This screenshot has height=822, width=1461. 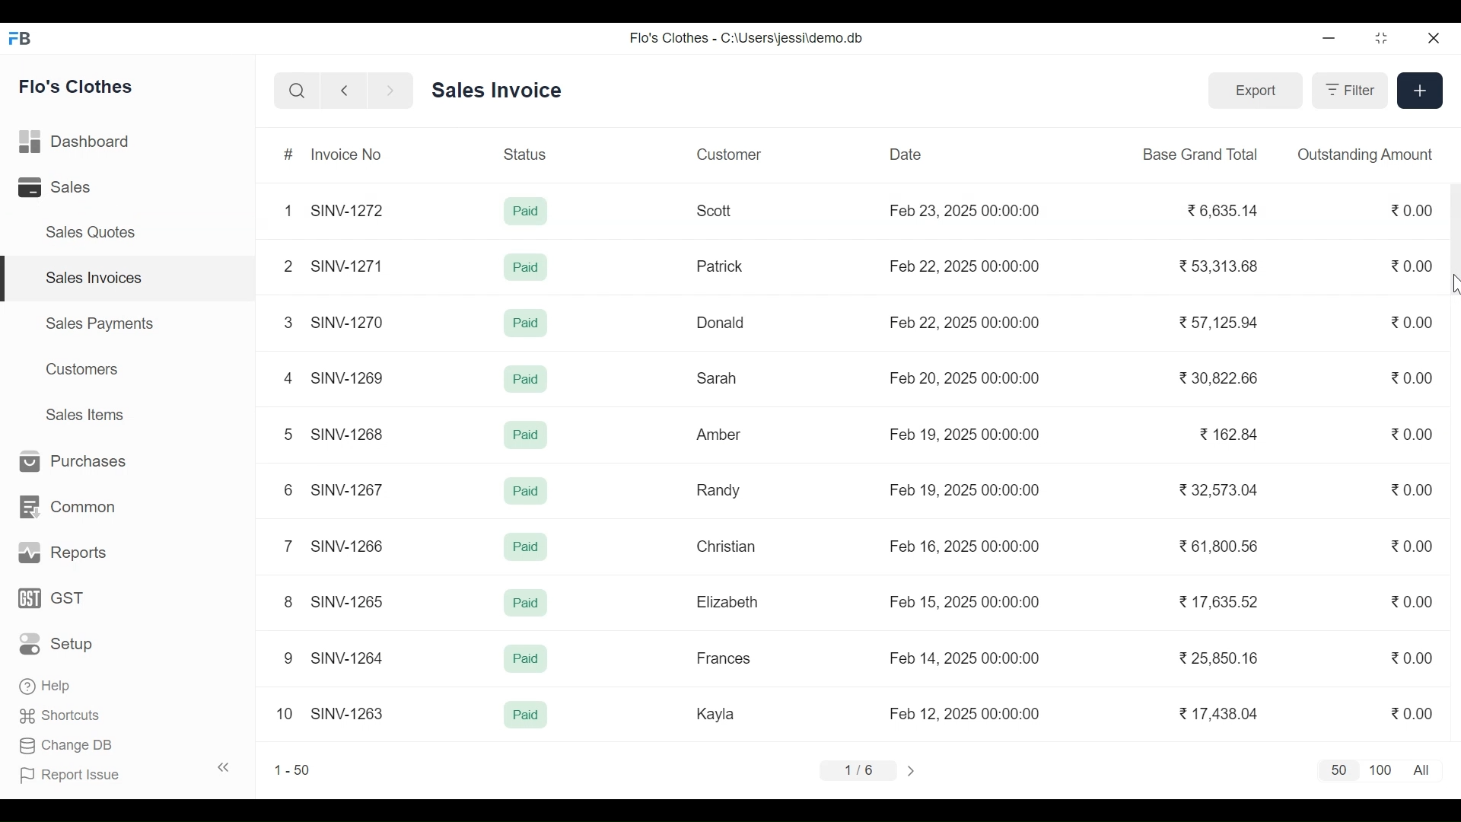 I want to click on Paid, so click(x=526, y=212).